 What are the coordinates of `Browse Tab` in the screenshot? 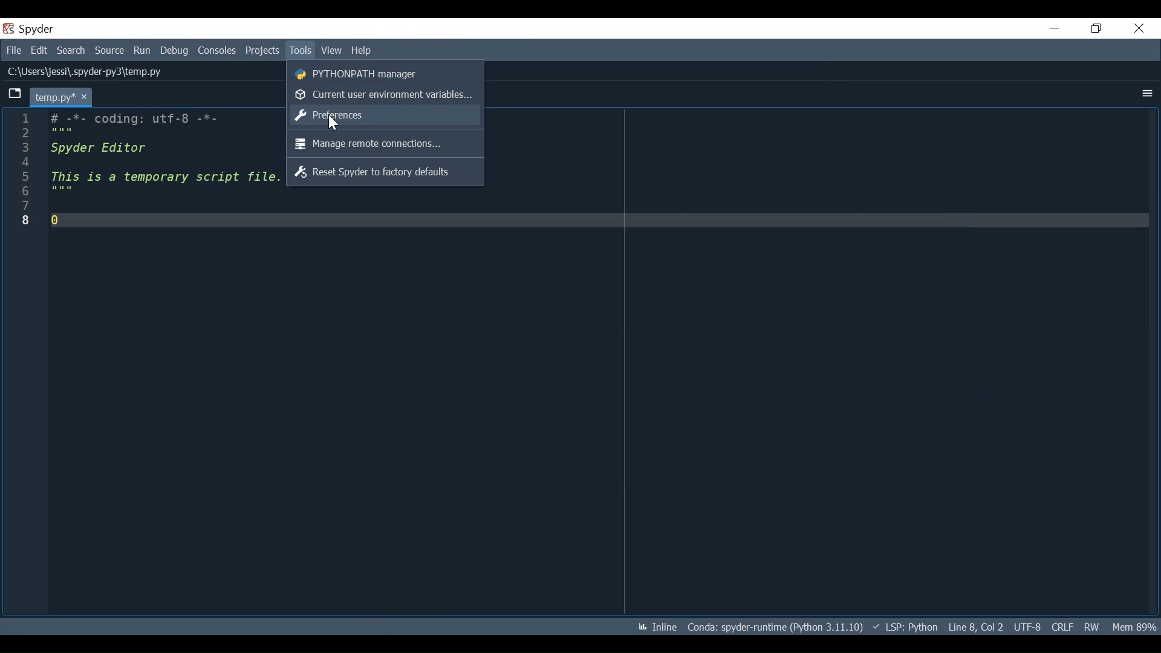 It's located at (14, 95).